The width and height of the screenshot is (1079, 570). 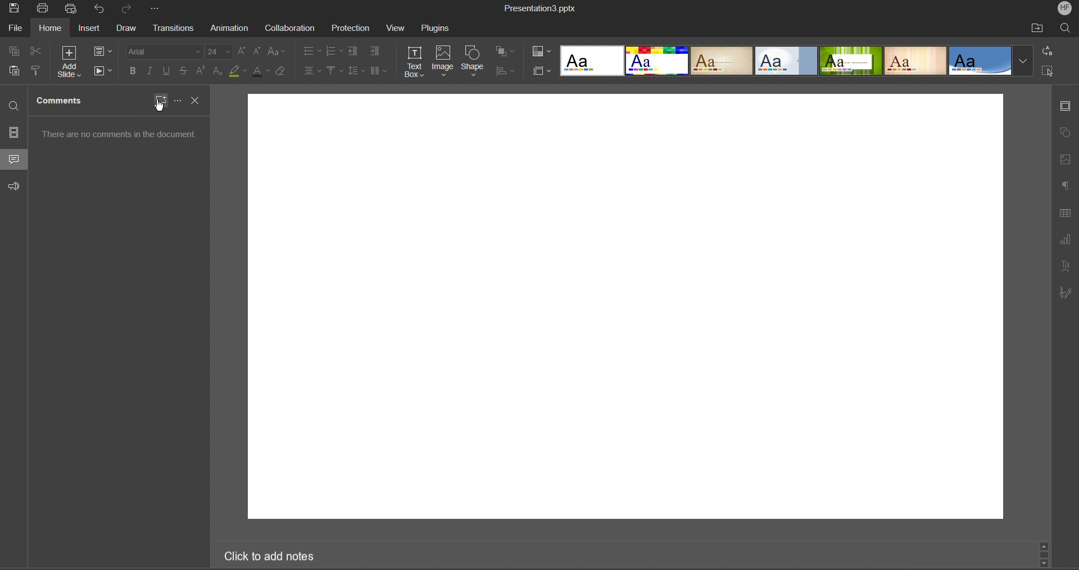 What do you see at coordinates (334, 72) in the screenshot?
I see `Vertical Alignment` at bounding box center [334, 72].